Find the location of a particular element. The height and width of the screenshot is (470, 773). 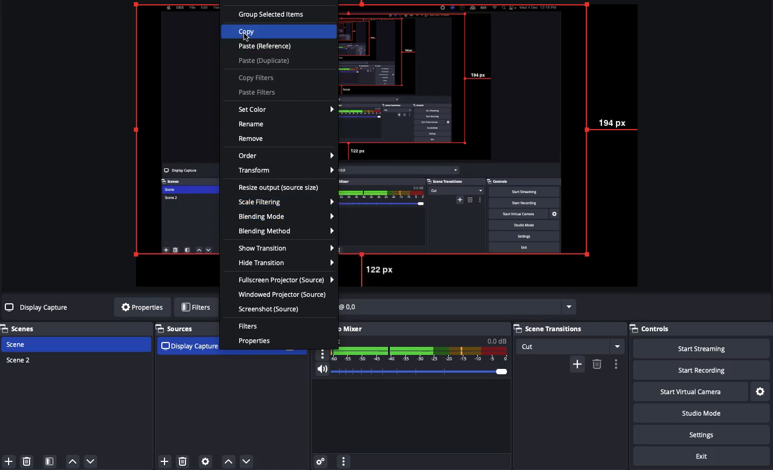

Scene filter is located at coordinates (50, 461).